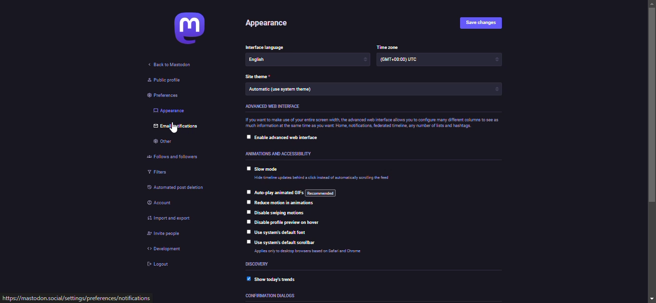 The width and height of the screenshot is (656, 303). I want to click on accessibility, so click(284, 154).